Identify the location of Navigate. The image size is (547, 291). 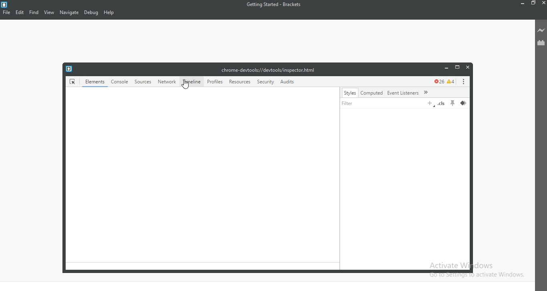
(69, 13).